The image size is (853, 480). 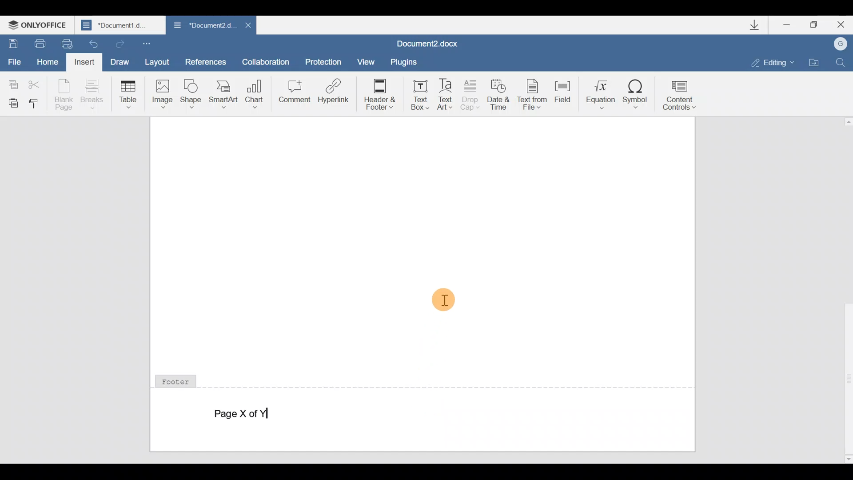 What do you see at coordinates (842, 44) in the screenshot?
I see `Account name` at bounding box center [842, 44].